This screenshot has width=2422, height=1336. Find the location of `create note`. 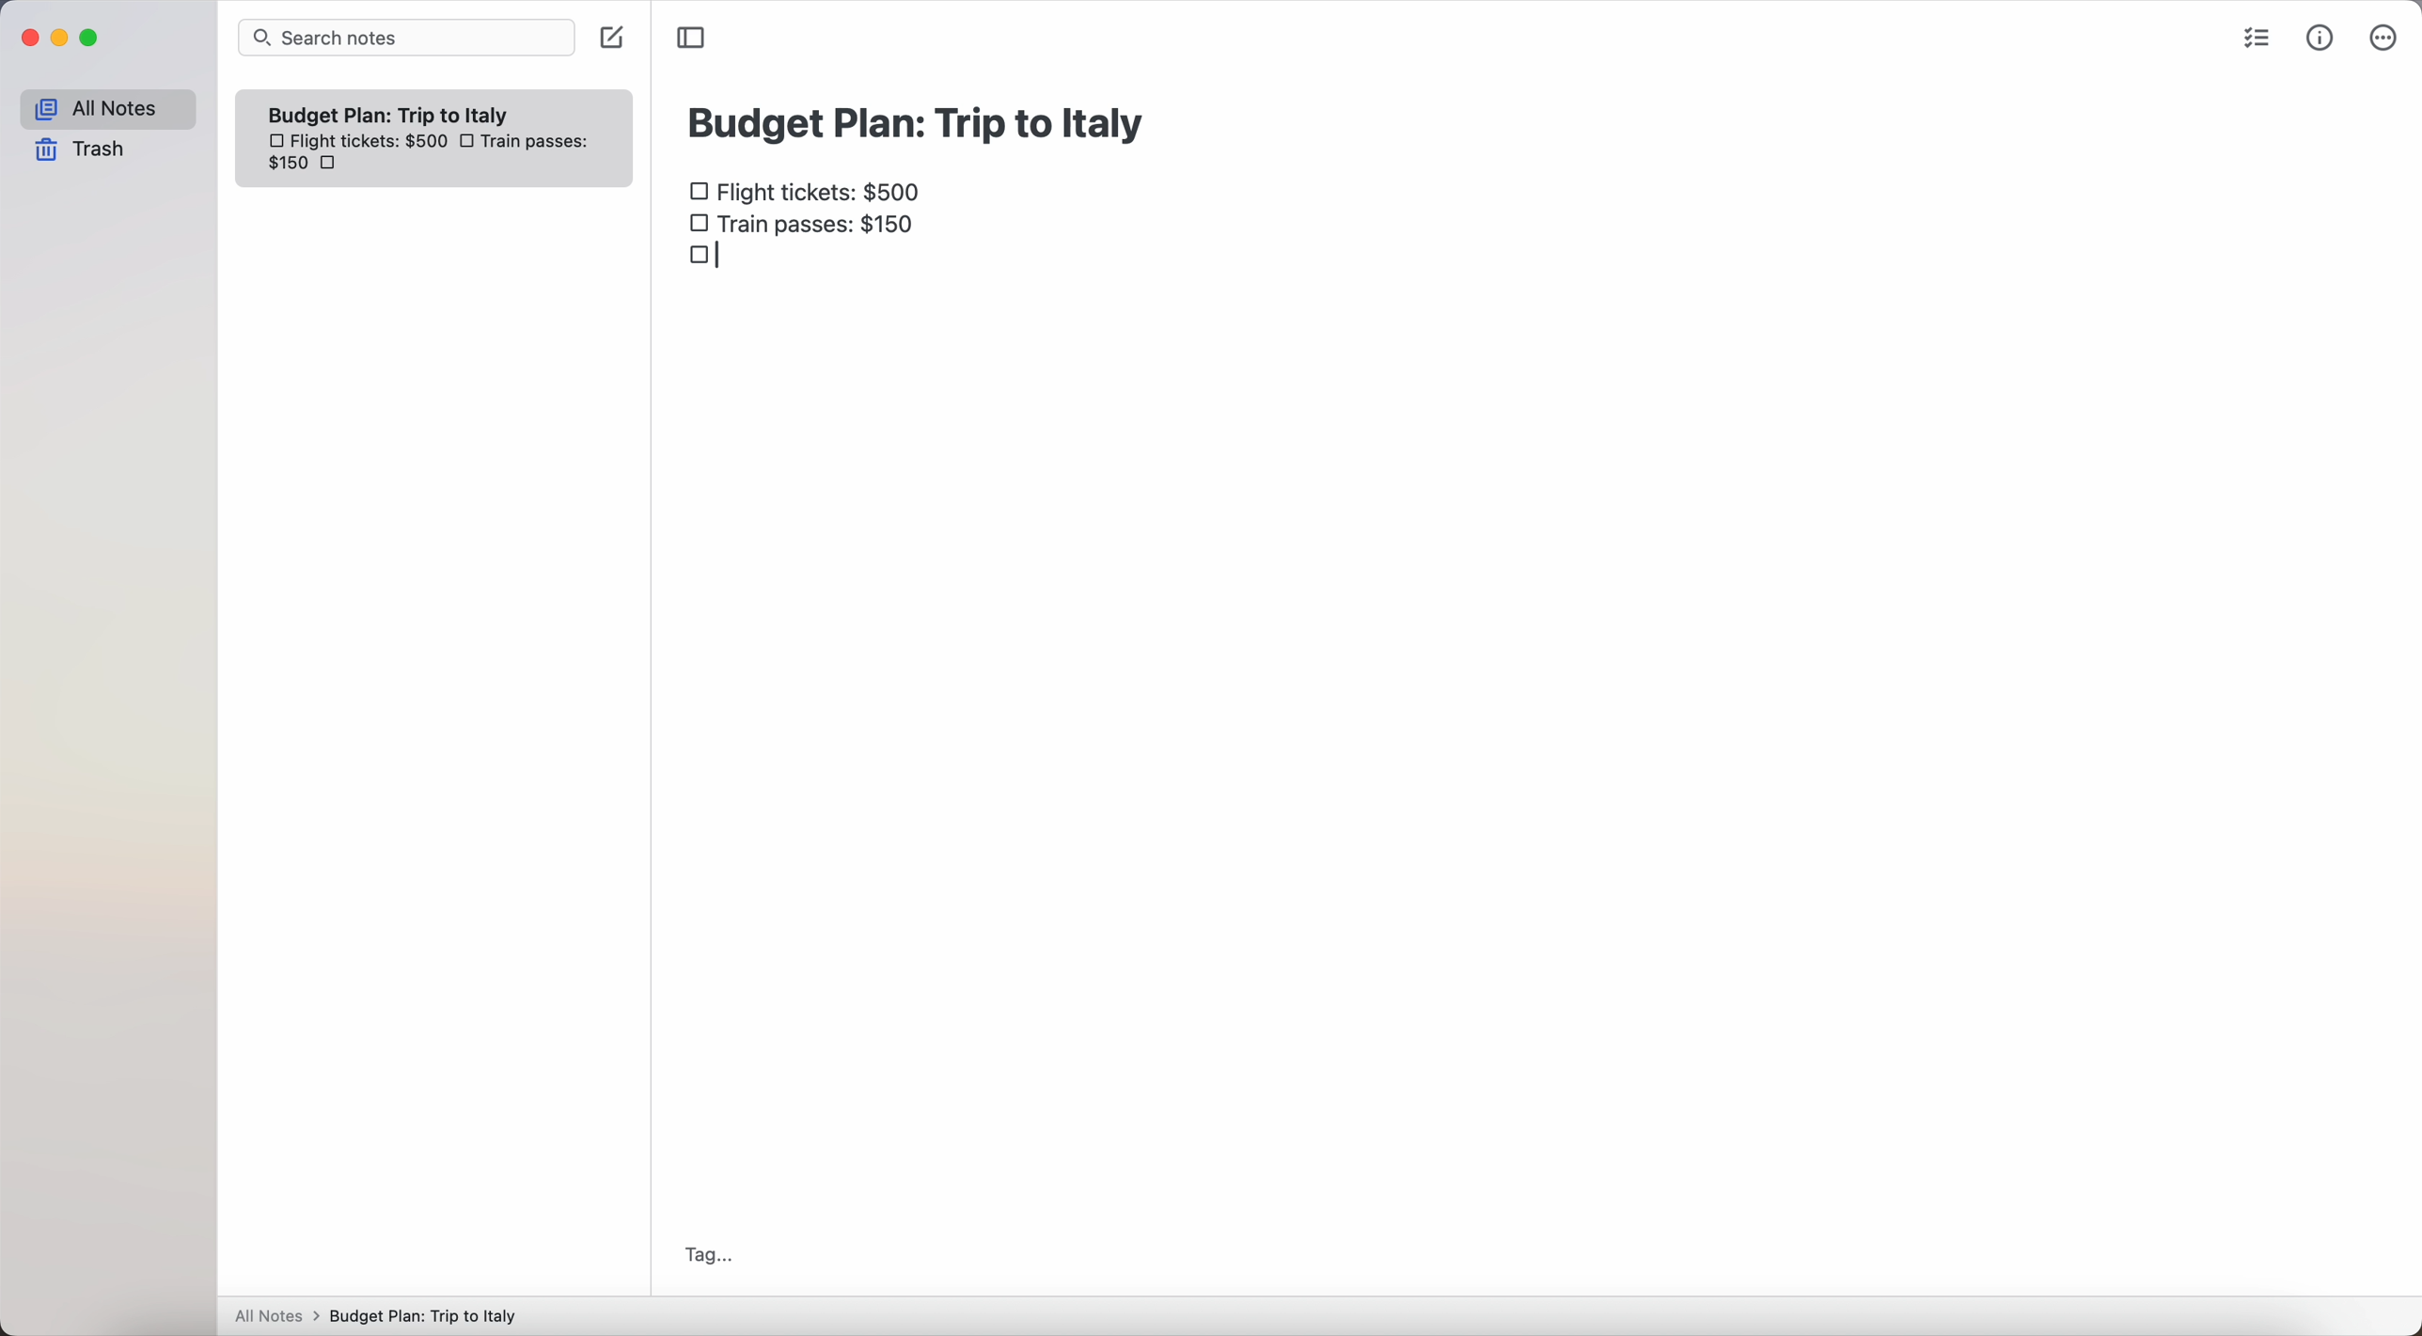

create note is located at coordinates (610, 39).